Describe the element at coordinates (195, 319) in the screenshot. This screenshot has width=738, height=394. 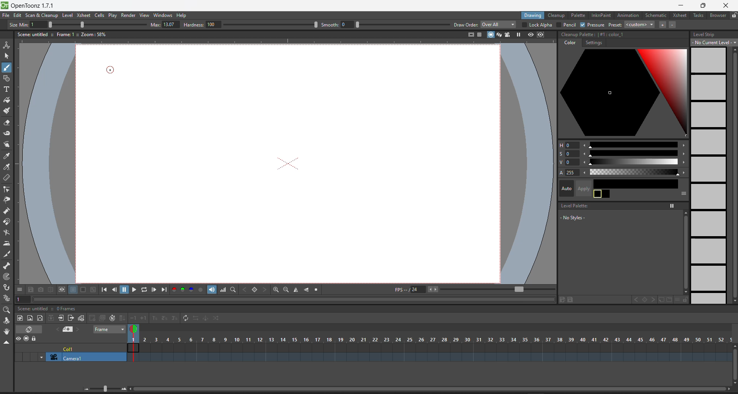
I see `reverse` at that location.